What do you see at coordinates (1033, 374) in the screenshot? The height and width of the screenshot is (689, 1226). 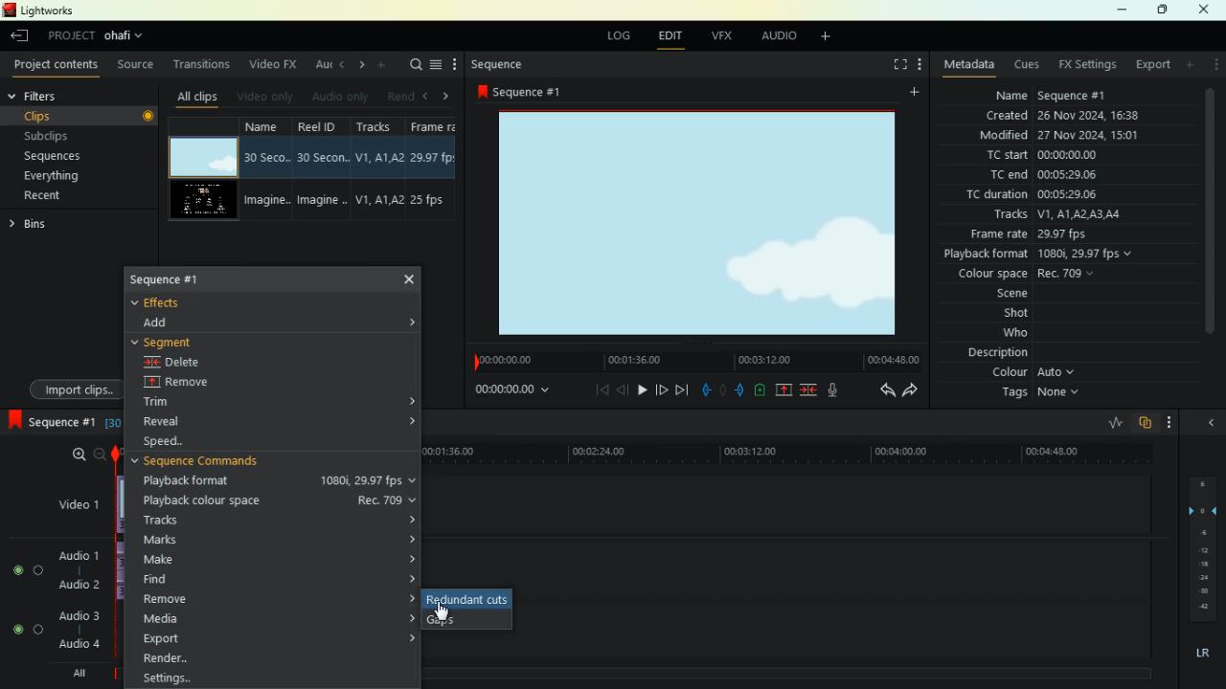 I see `colour Auto` at bounding box center [1033, 374].